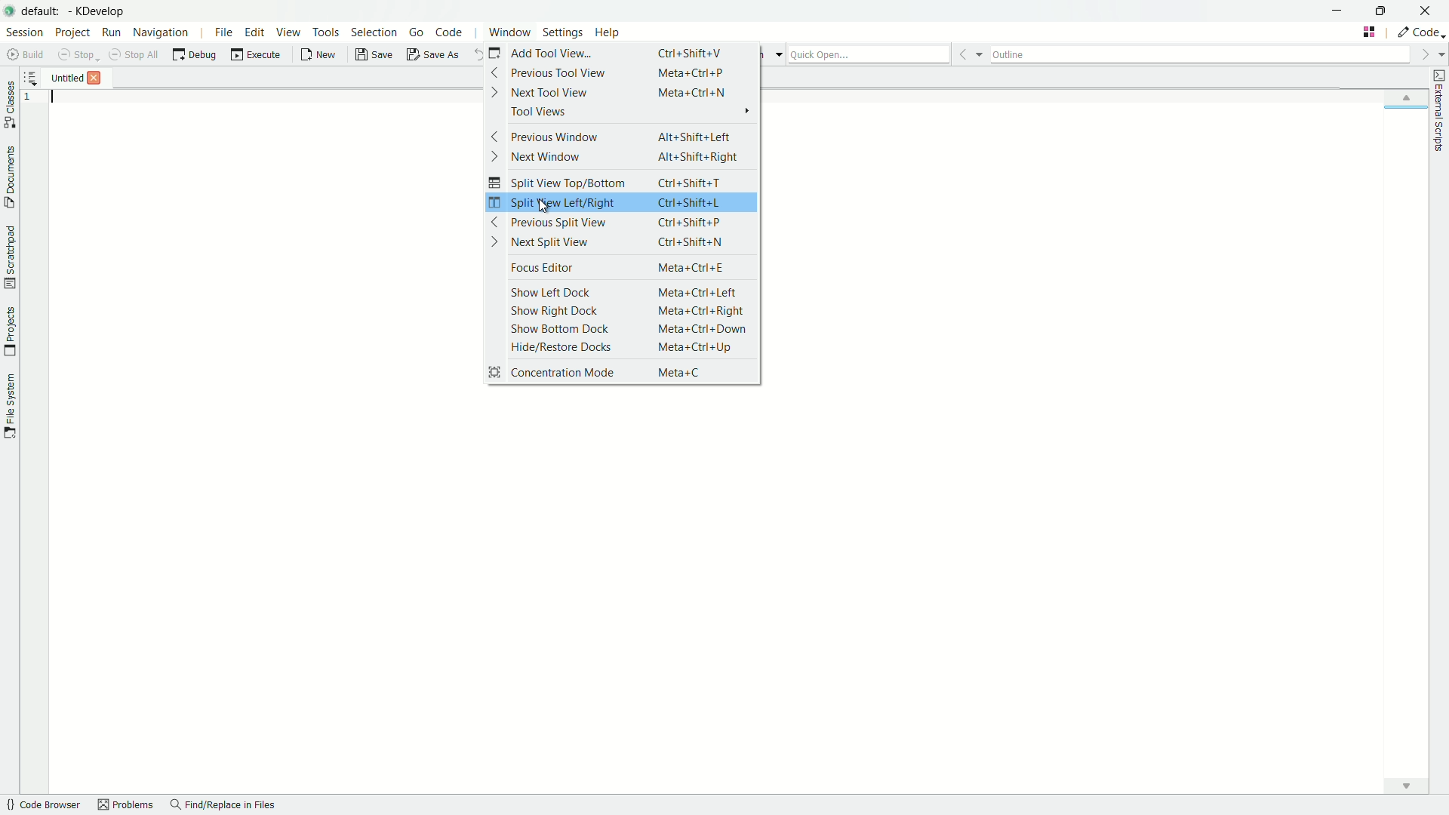  Describe the element at coordinates (570, 311) in the screenshot. I see `show right dock` at that location.